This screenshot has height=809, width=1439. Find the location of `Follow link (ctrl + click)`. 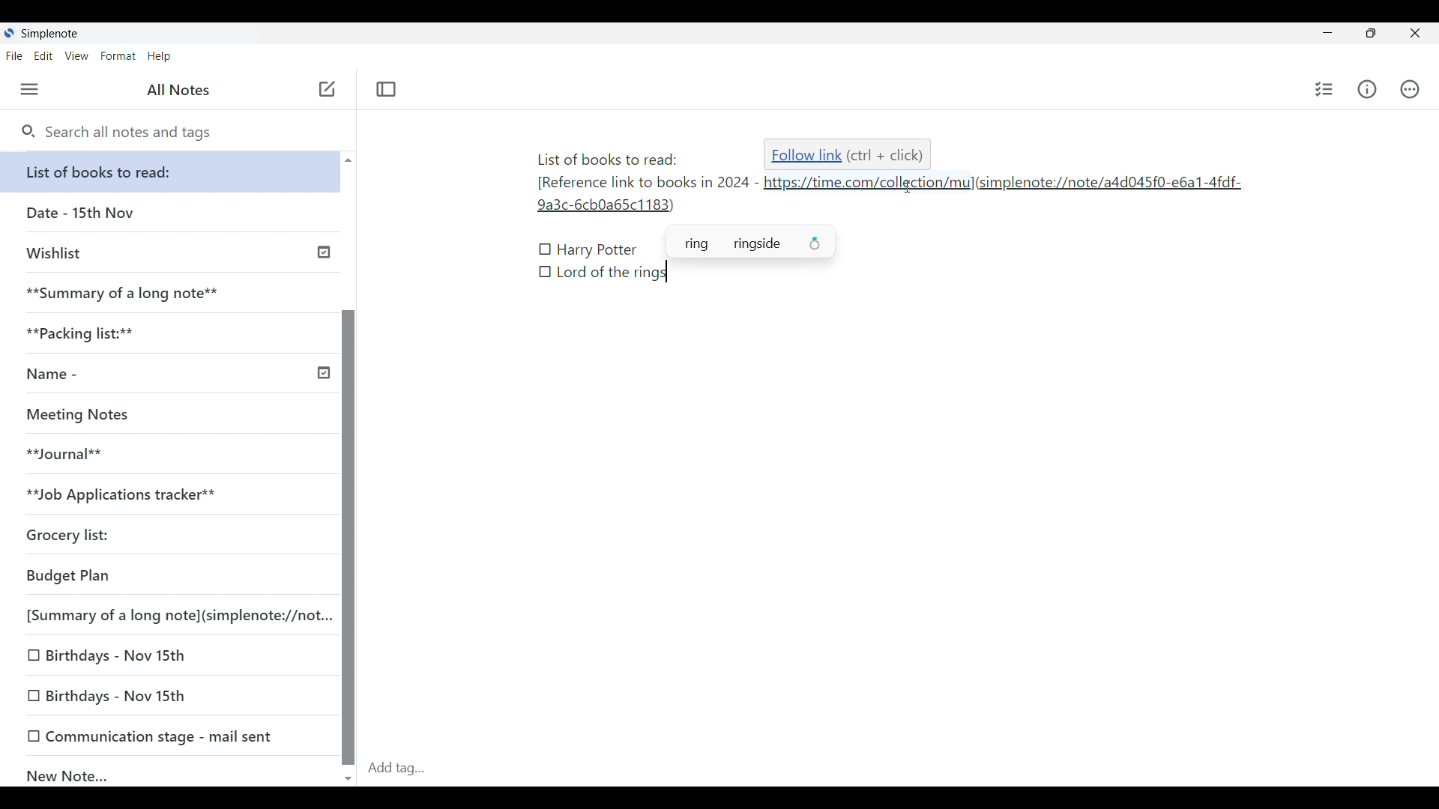

Follow link (ctrl + click) is located at coordinates (849, 154).